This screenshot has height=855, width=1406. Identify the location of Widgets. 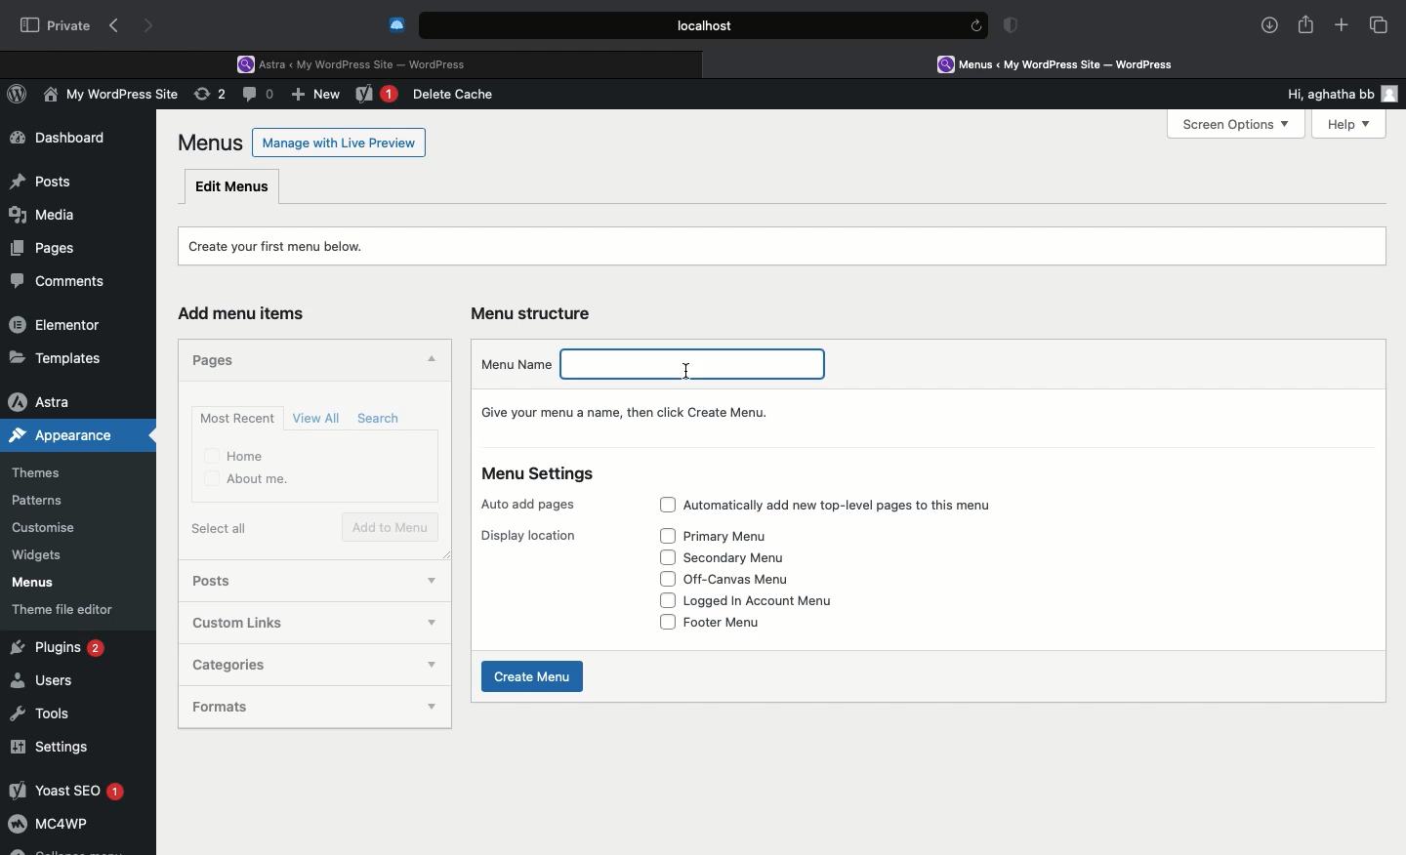
(39, 555).